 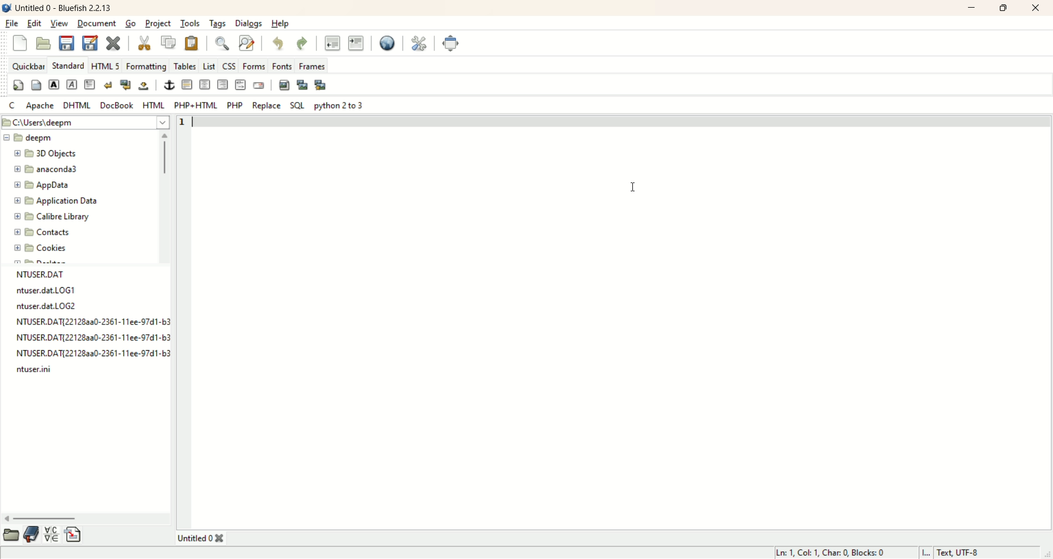 I want to click on email, so click(x=258, y=85).